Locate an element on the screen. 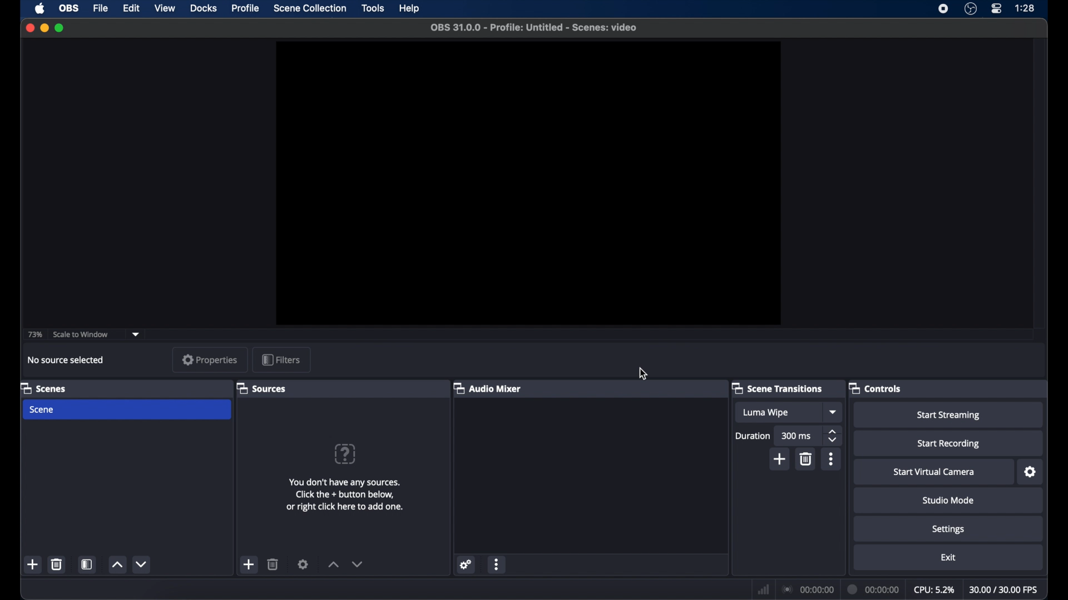 This screenshot has width=1068, height=600. maximize is located at coordinates (61, 28).